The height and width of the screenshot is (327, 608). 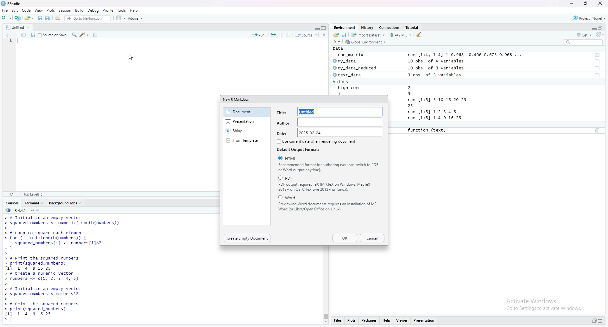 I want to click on Plots, so click(x=352, y=321).